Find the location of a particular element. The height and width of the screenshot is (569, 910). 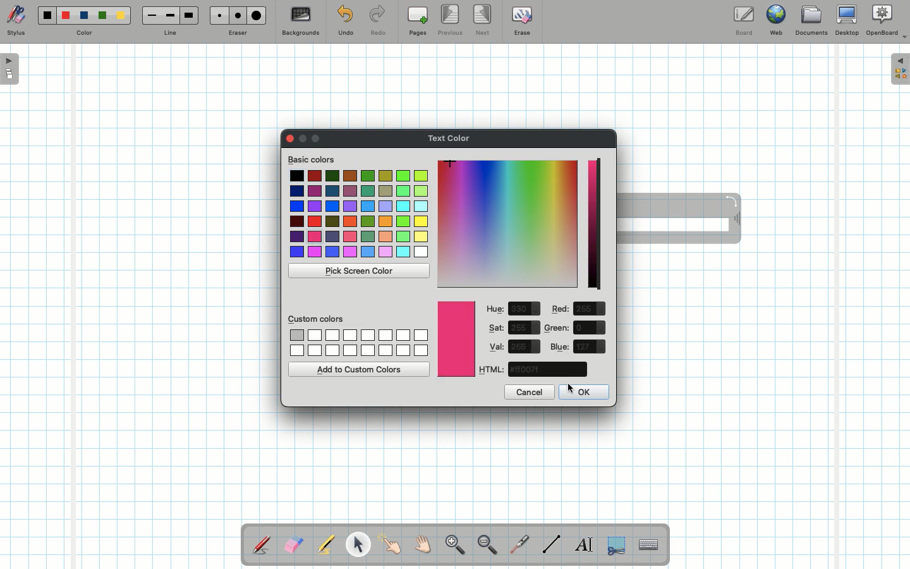

Write text is located at coordinates (585, 542).